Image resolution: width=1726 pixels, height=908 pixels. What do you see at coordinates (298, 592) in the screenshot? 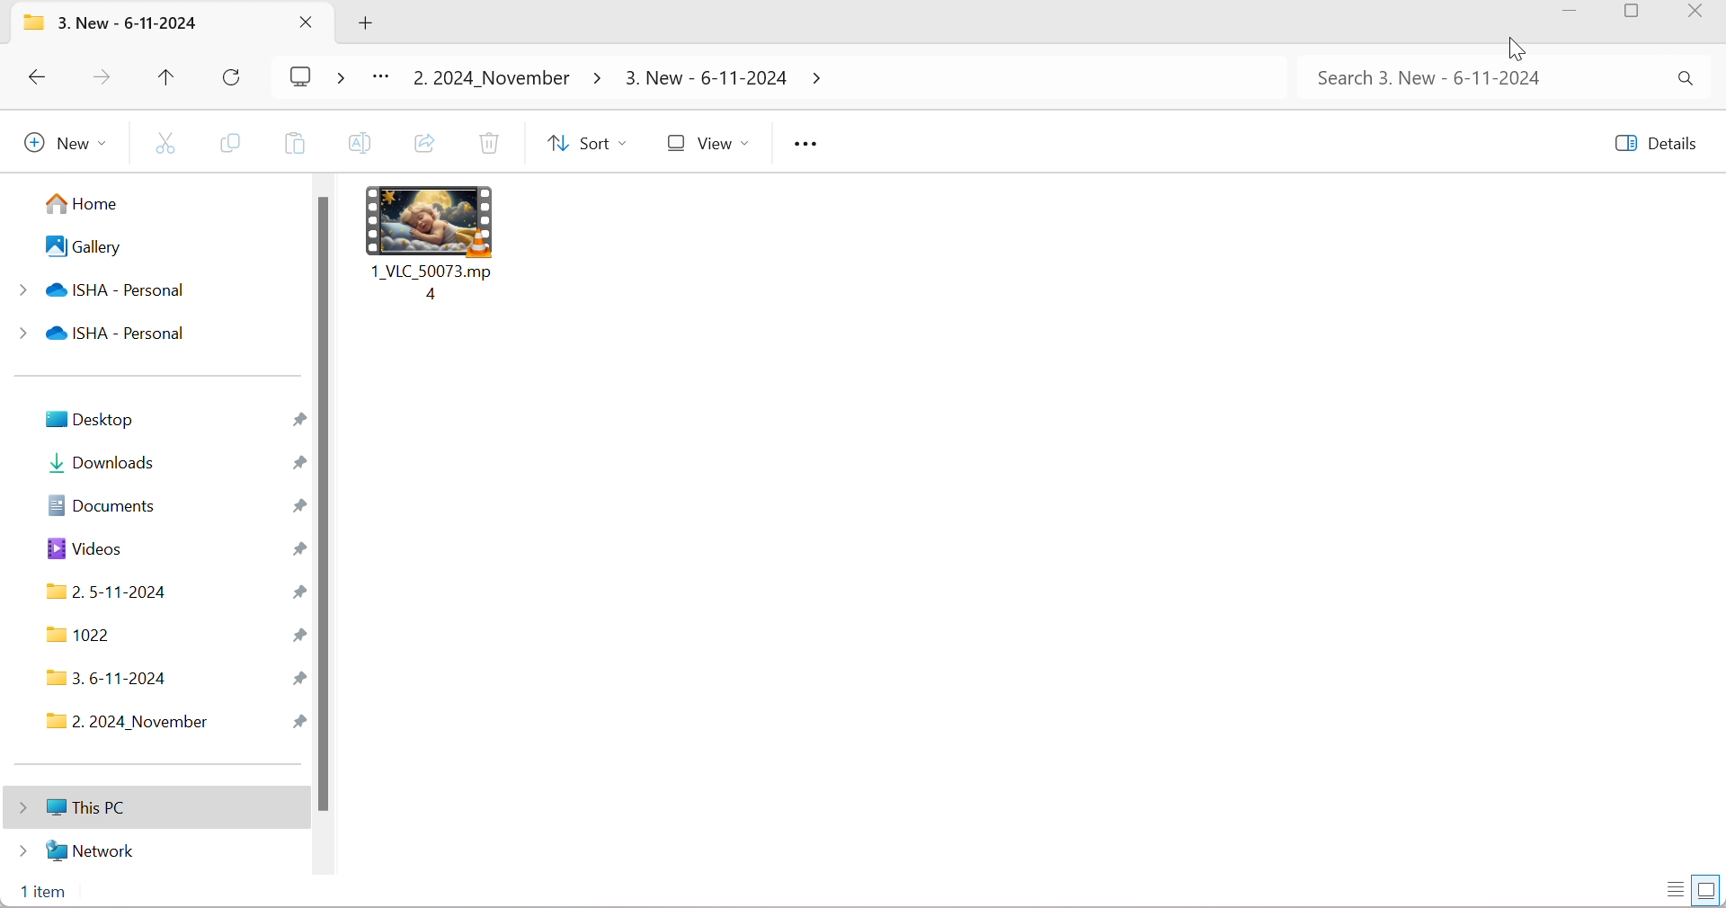
I see `Pin` at bounding box center [298, 592].